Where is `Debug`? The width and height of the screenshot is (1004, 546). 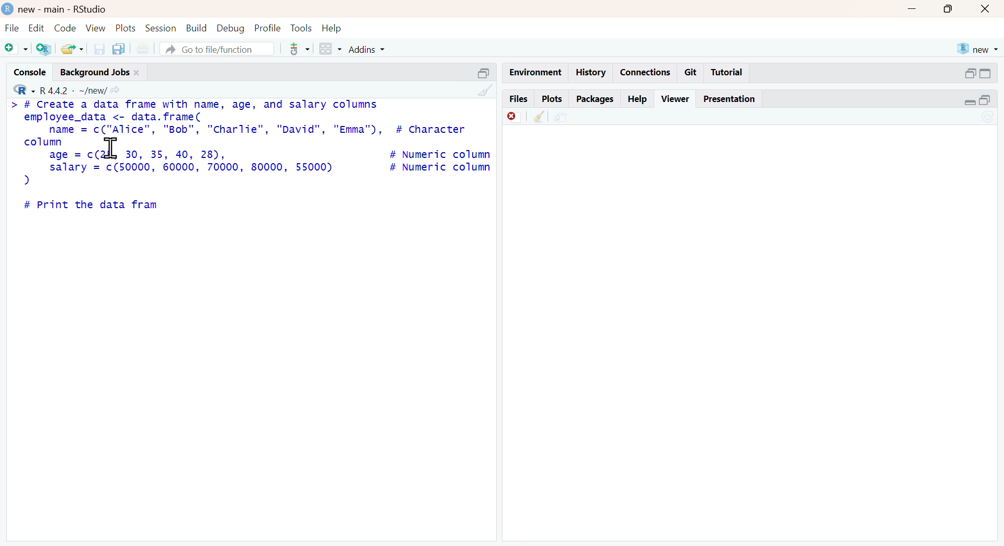 Debug is located at coordinates (231, 28).